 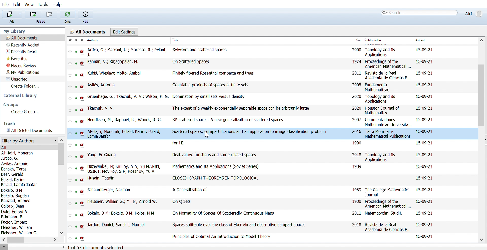 What do you see at coordinates (357, 96) in the screenshot?
I see `2020` at bounding box center [357, 96].